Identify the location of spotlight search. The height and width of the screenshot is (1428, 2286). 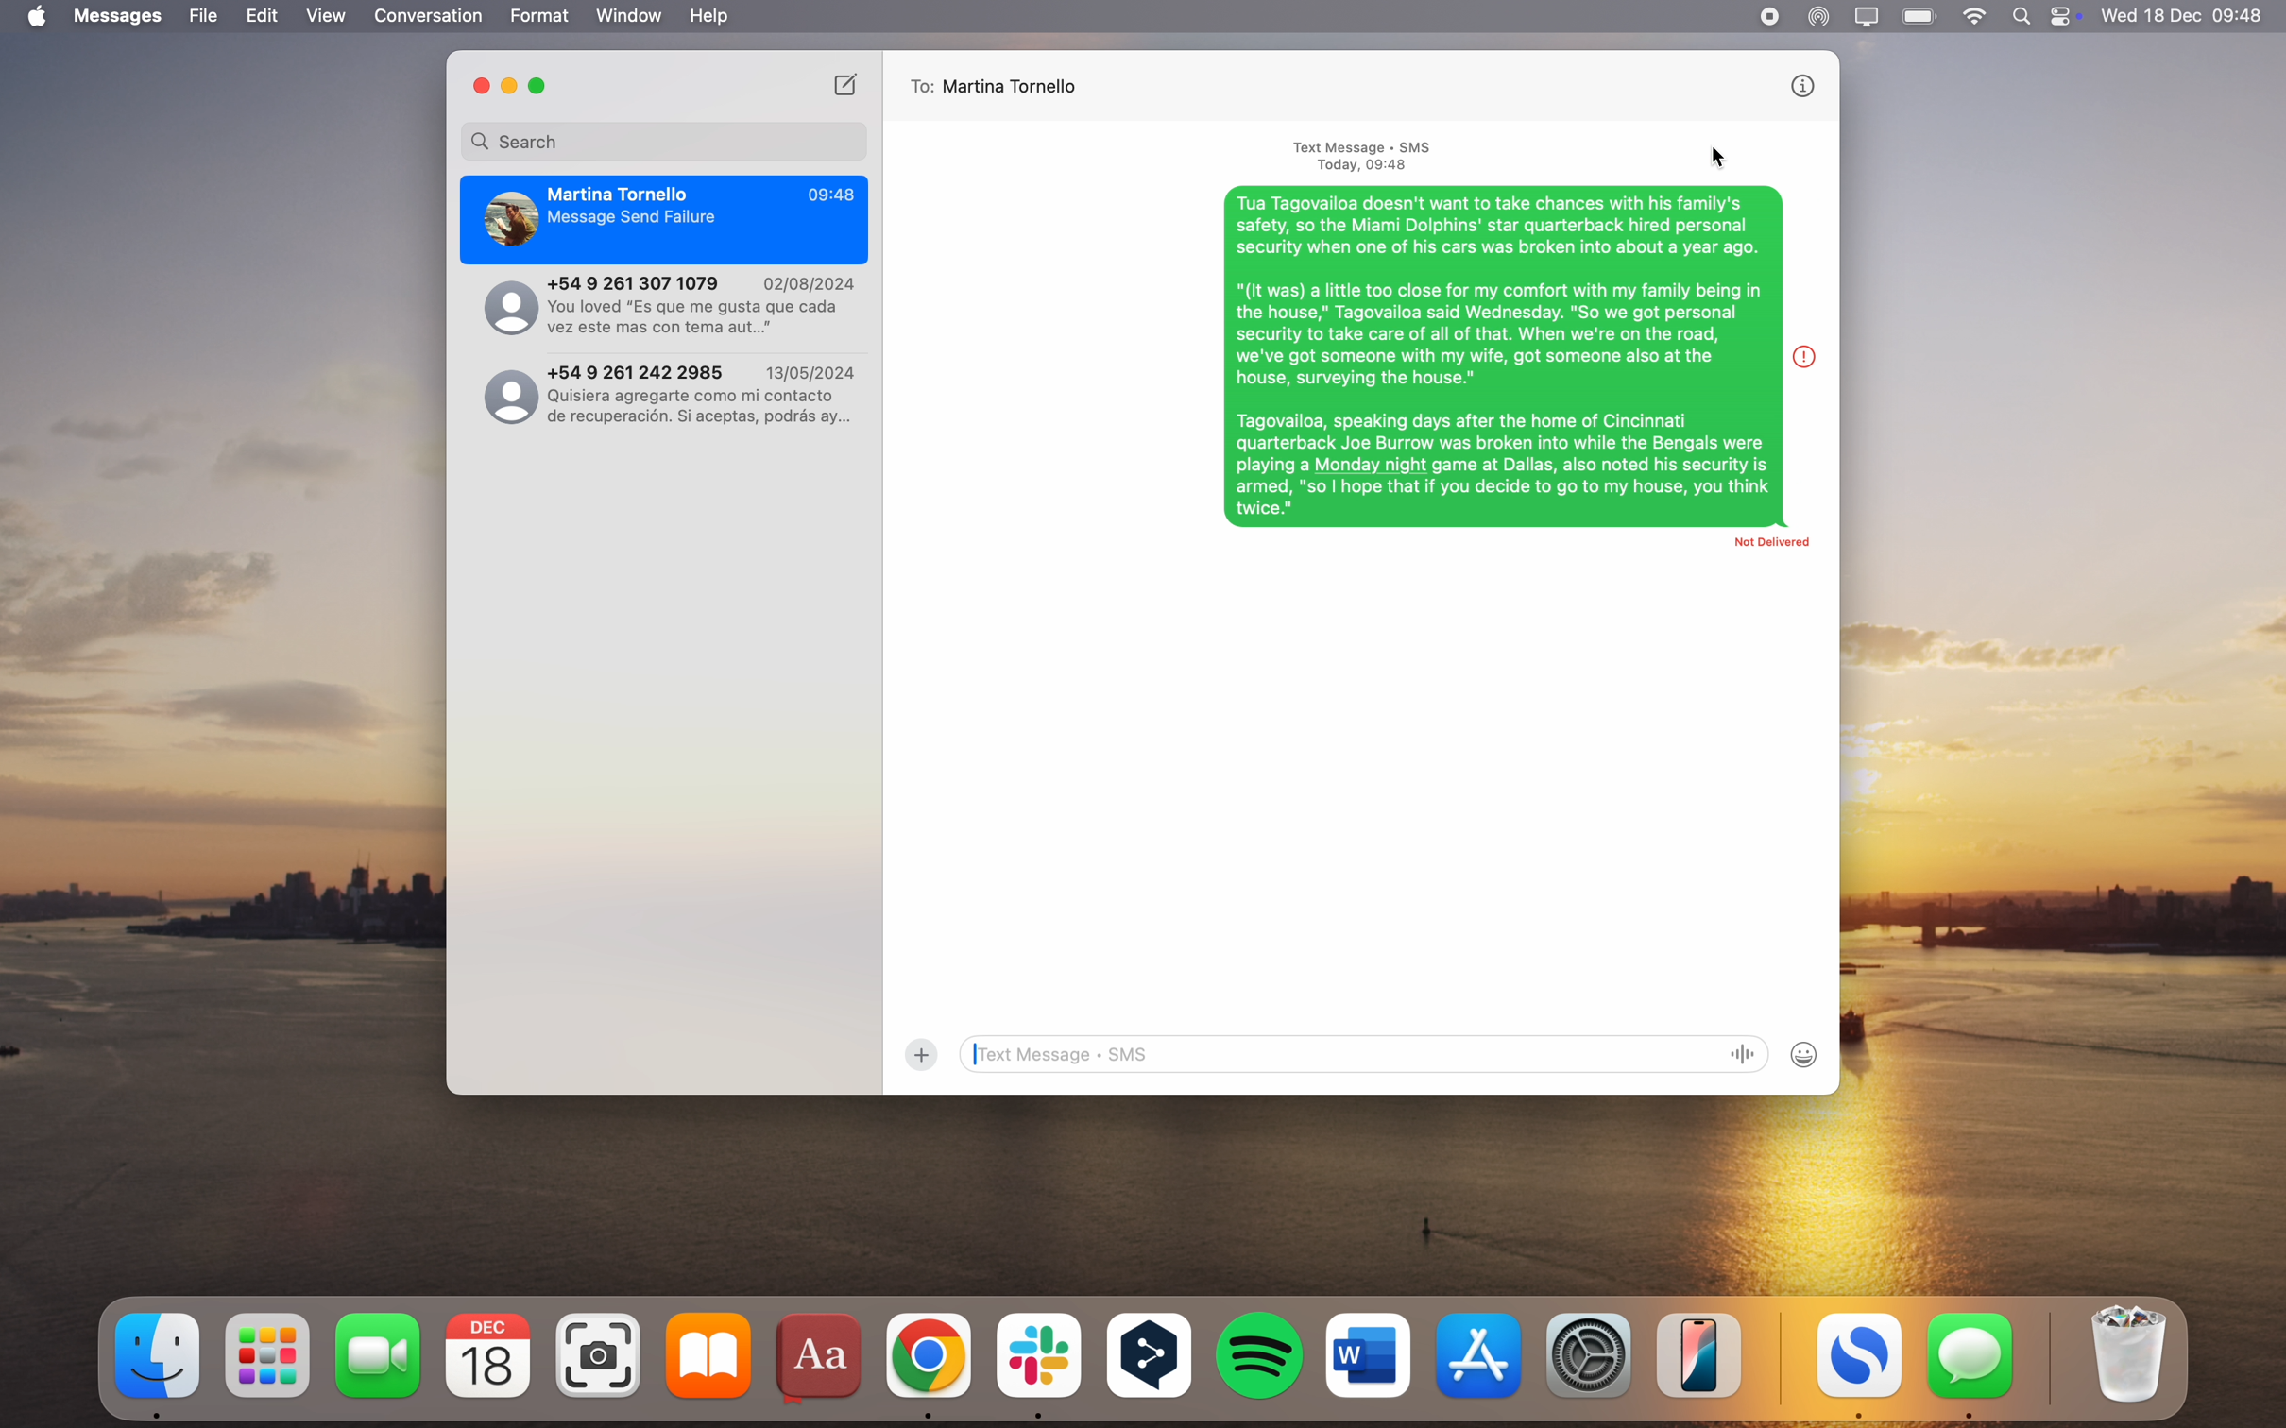
(2026, 16).